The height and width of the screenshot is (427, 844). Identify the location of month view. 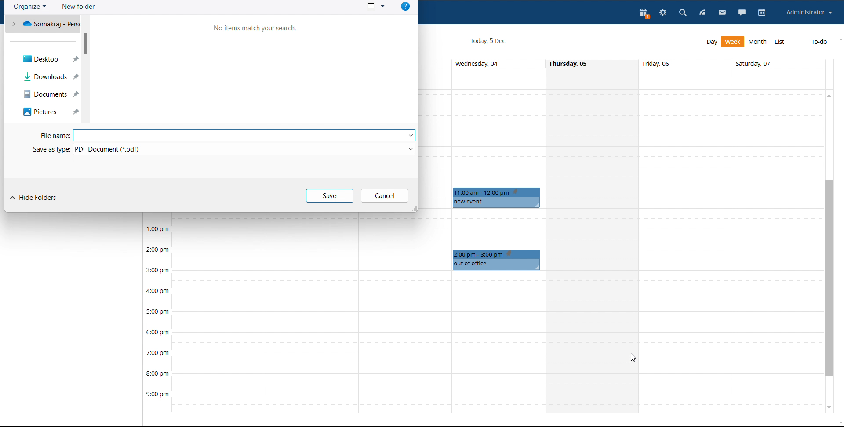
(758, 42).